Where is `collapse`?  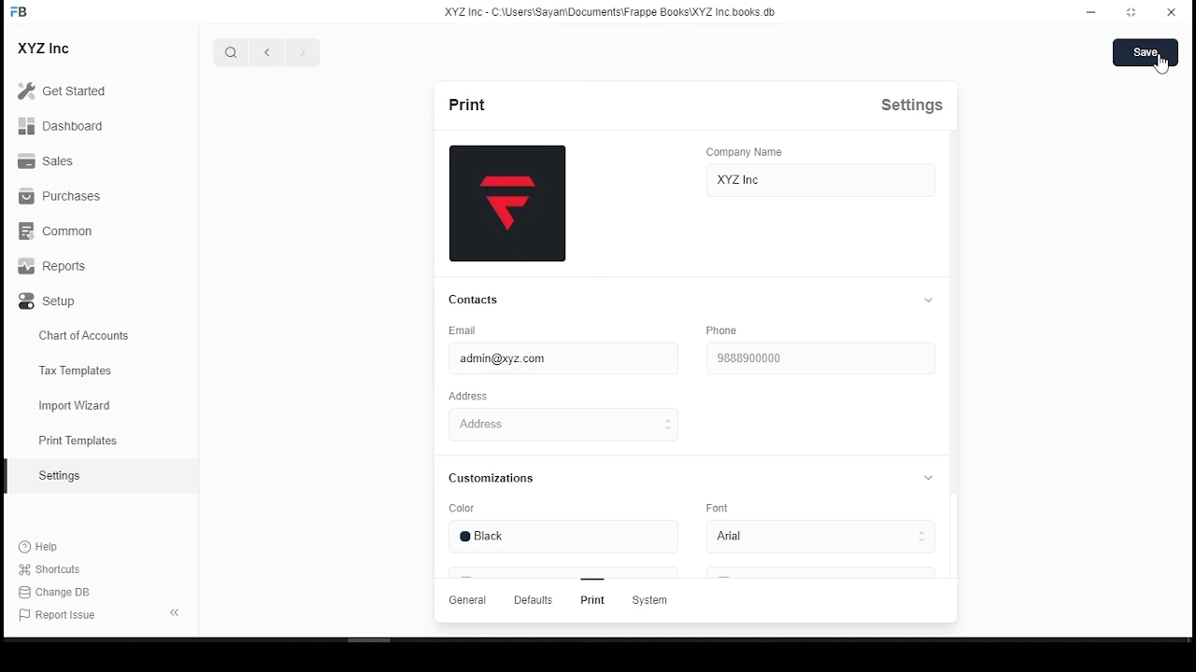 collapse is located at coordinates (929, 300).